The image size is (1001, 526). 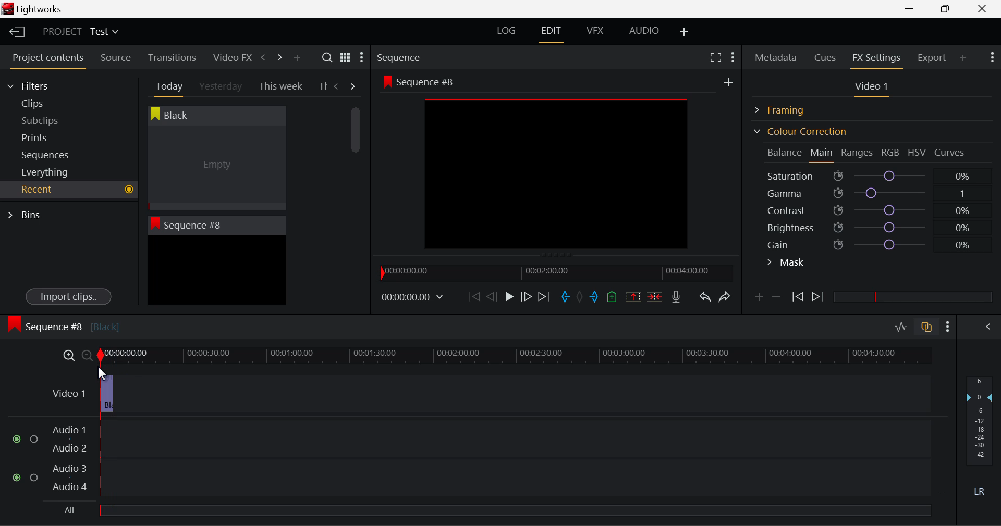 What do you see at coordinates (116, 58) in the screenshot?
I see `Source` at bounding box center [116, 58].